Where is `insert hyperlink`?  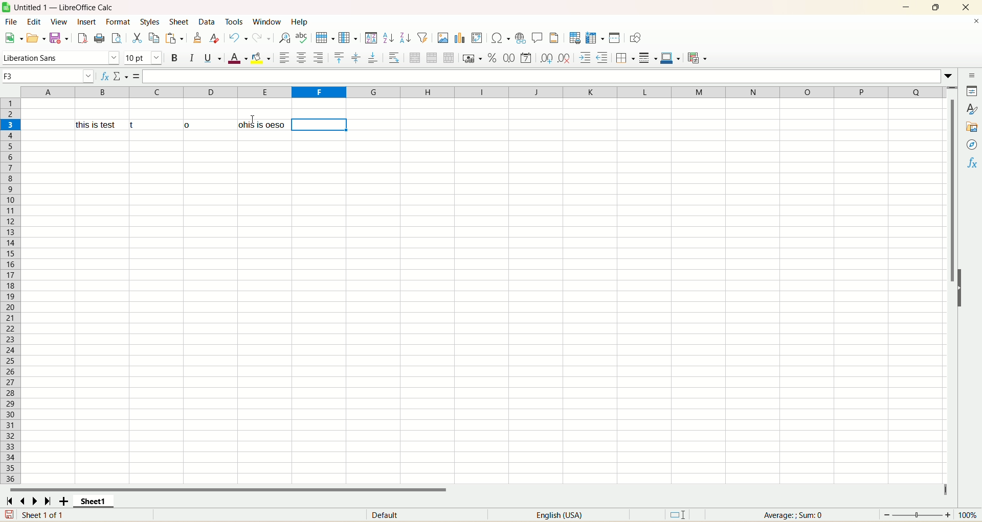
insert hyperlink is located at coordinates (520, 38).